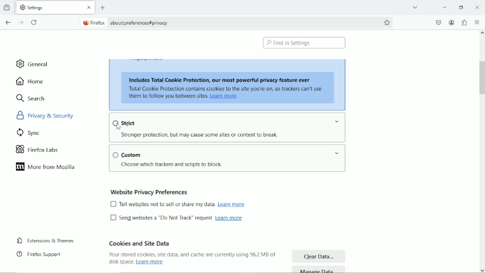 Image resolution: width=485 pixels, height=273 pixels. Describe the element at coordinates (49, 115) in the screenshot. I see `privacy & security` at that location.